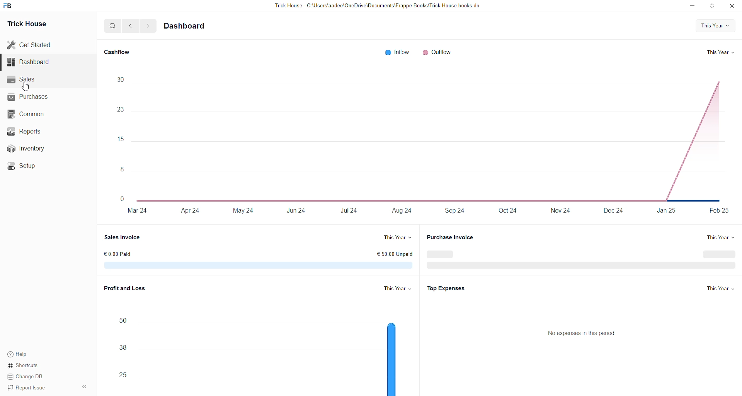 Image resolution: width=742 pixels, height=396 pixels. Describe the element at coordinates (124, 239) in the screenshot. I see `Sale Invoice` at that location.